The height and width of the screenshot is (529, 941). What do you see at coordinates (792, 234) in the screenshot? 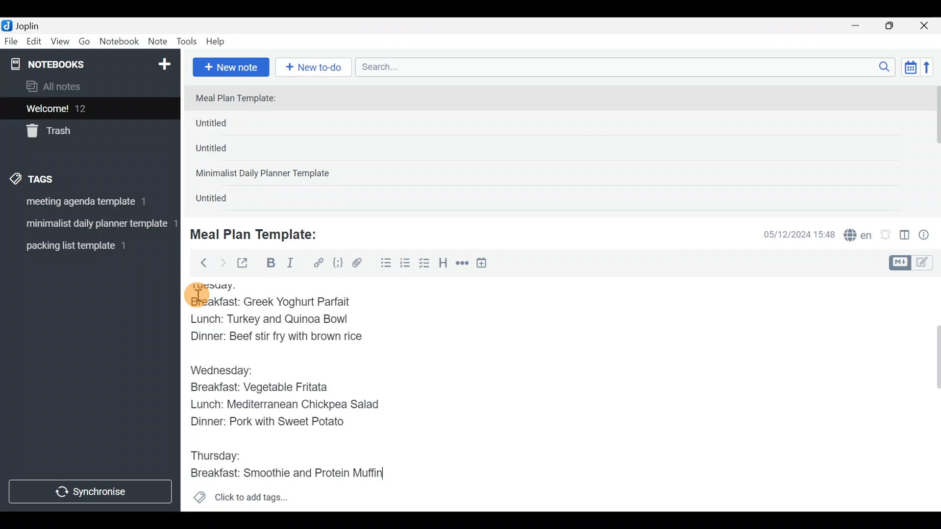
I see `Date & time` at bounding box center [792, 234].